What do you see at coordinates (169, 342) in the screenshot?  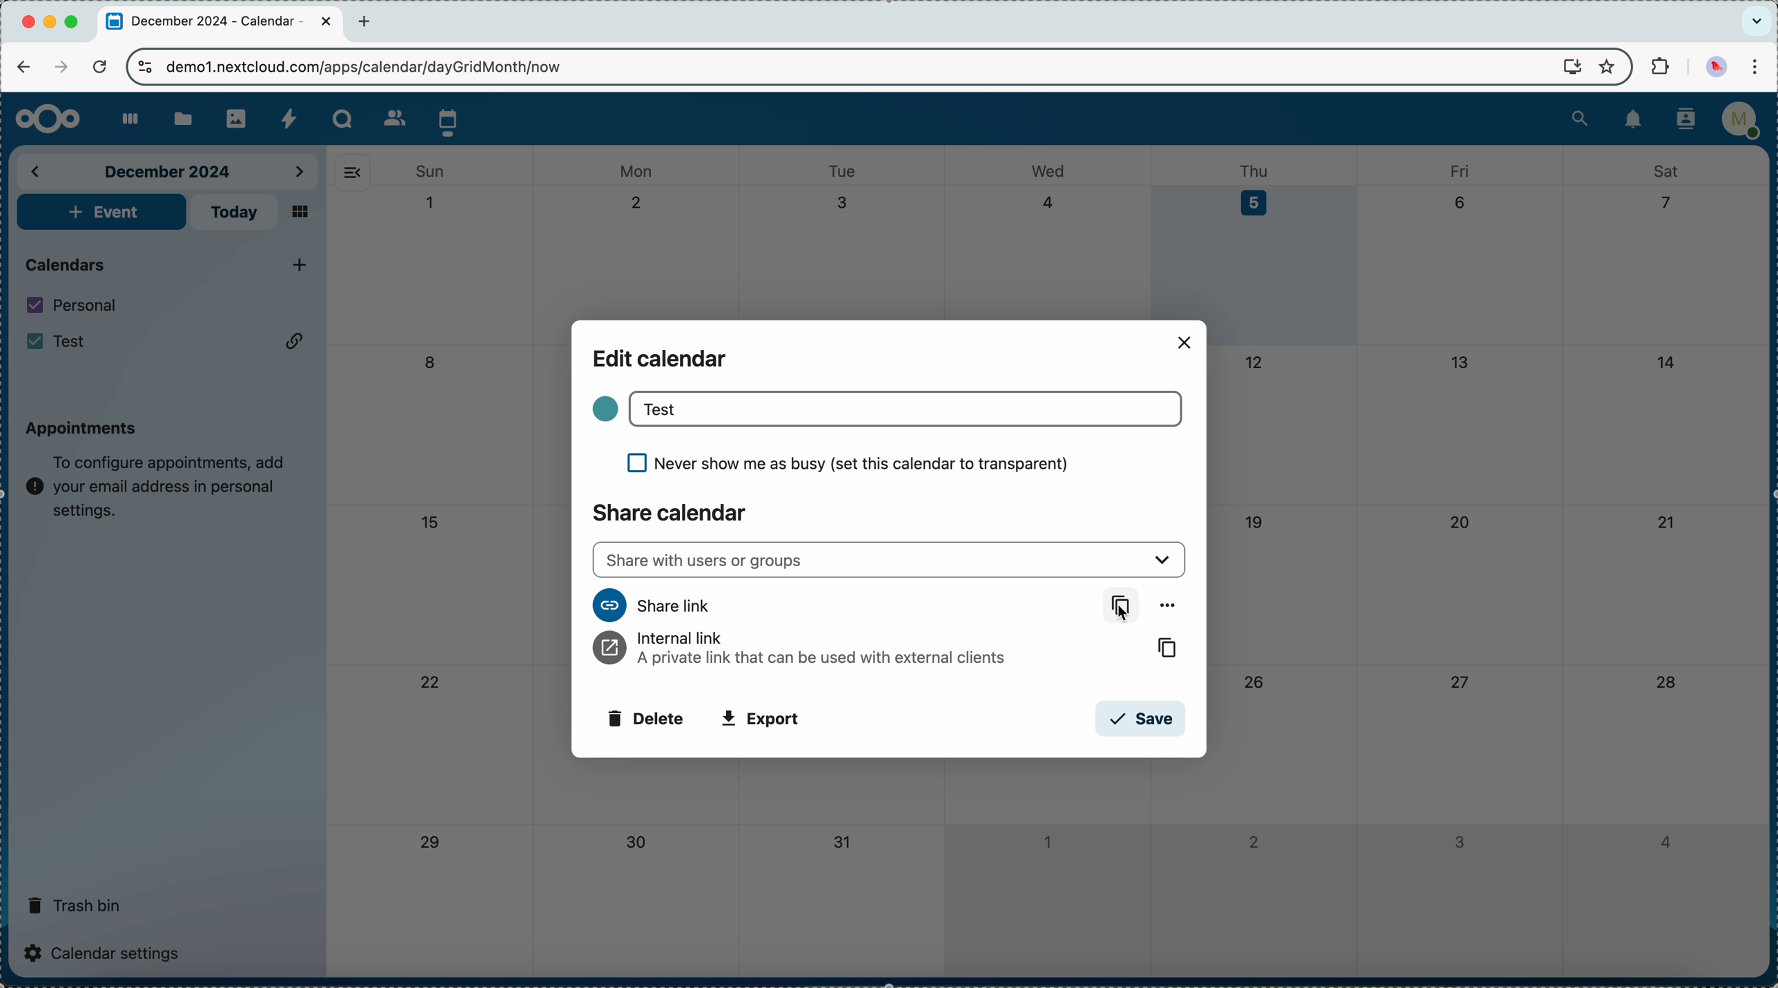 I see `Test calendar` at bounding box center [169, 342].